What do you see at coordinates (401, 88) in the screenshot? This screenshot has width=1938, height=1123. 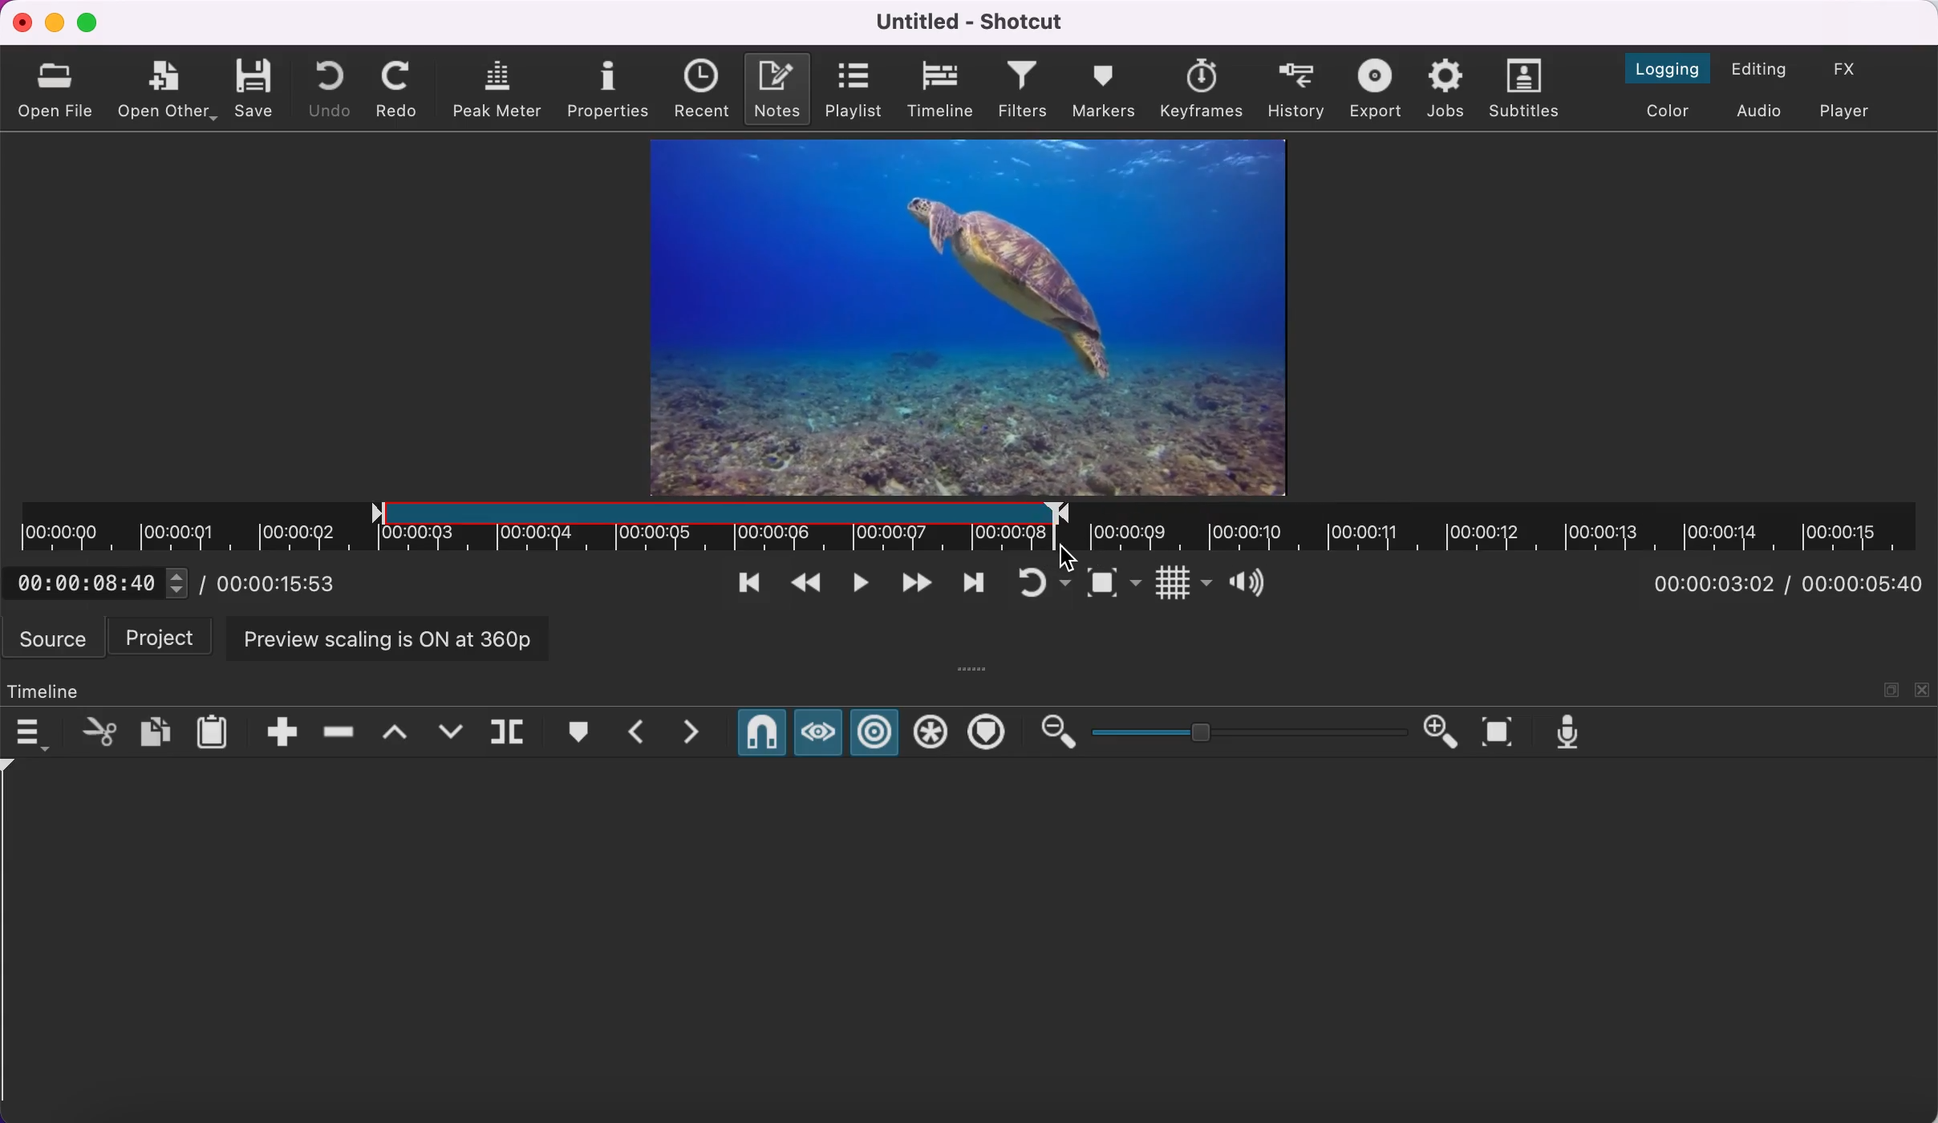 I see `redo` at bounding box center [401, 88].